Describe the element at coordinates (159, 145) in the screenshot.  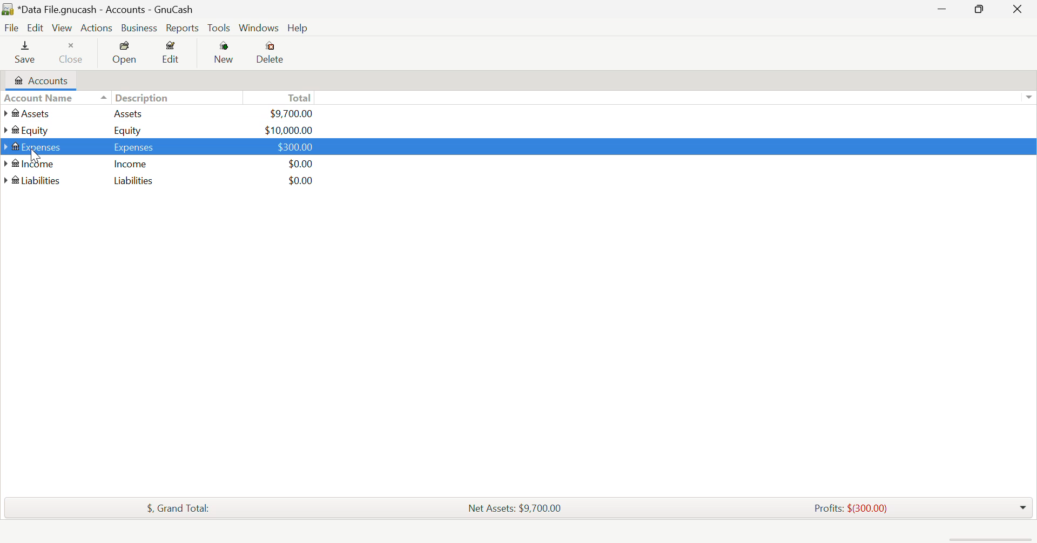
I see `Expenses Expenses $300.00` at that location.